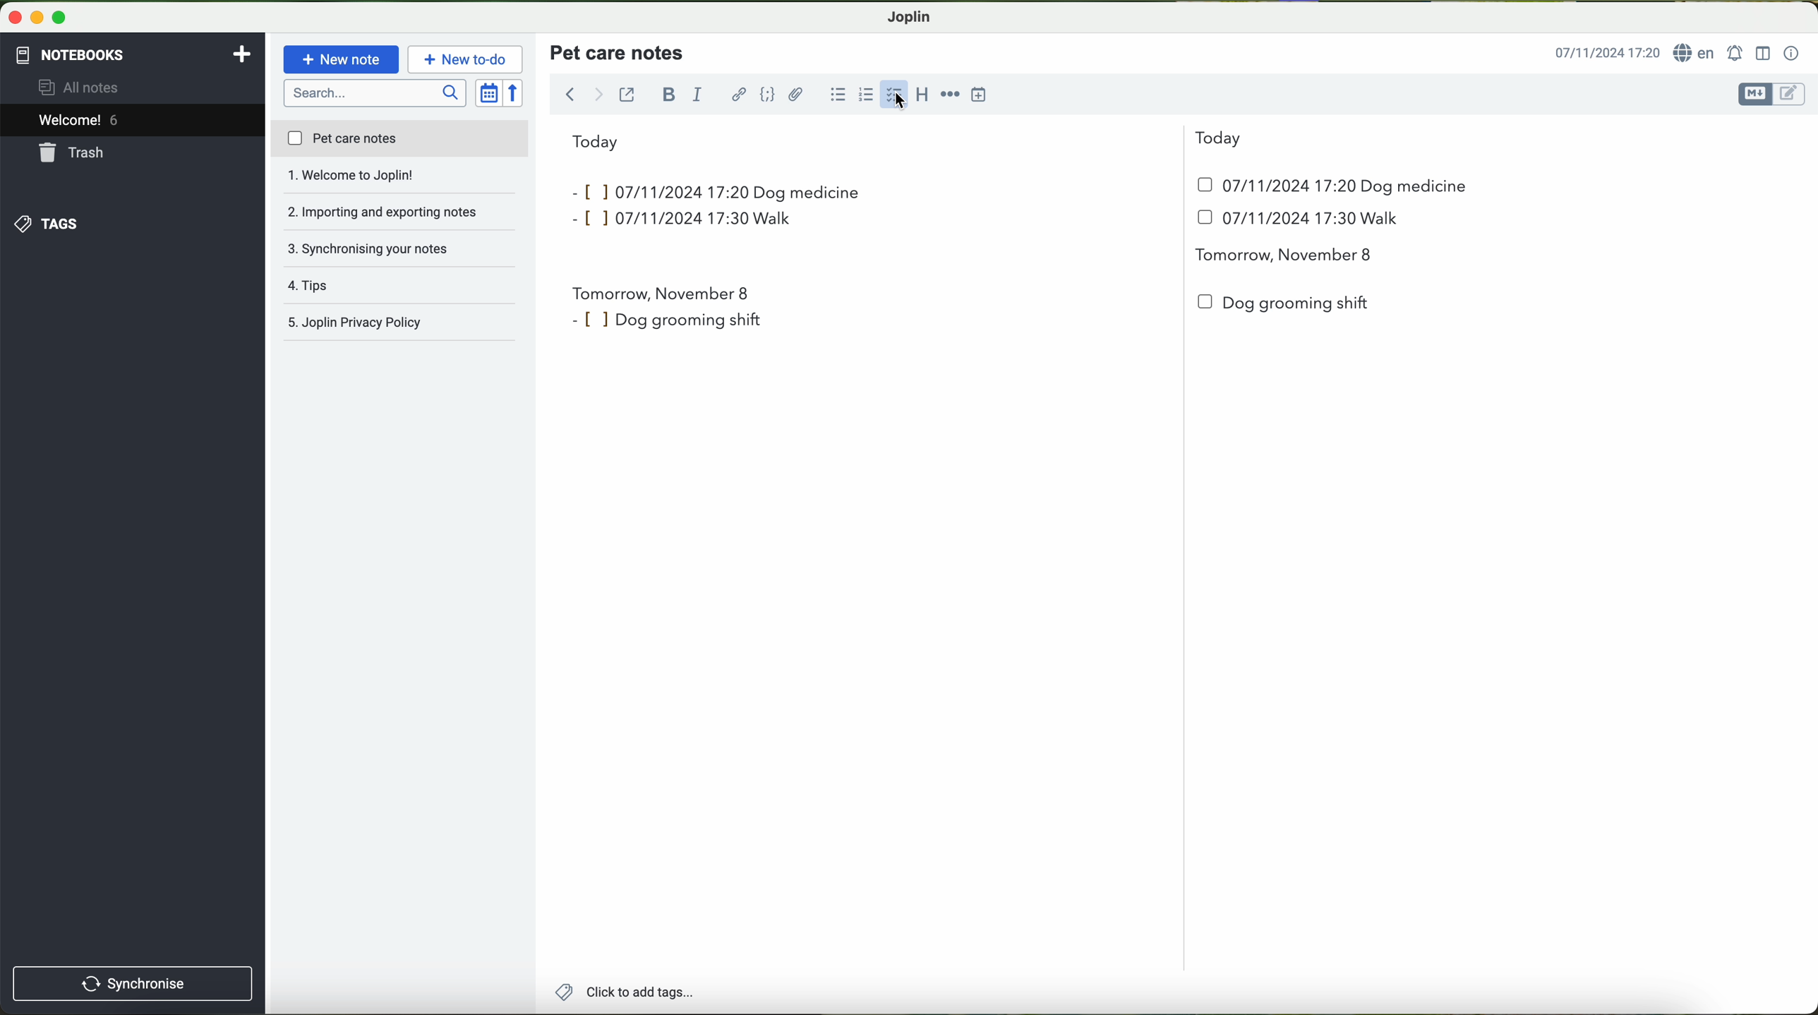 The image size is (1818, 1015). What do you see at coordinates (132, 122) in the screenshot?
I see `welcome` at bounding box center [132, 122].